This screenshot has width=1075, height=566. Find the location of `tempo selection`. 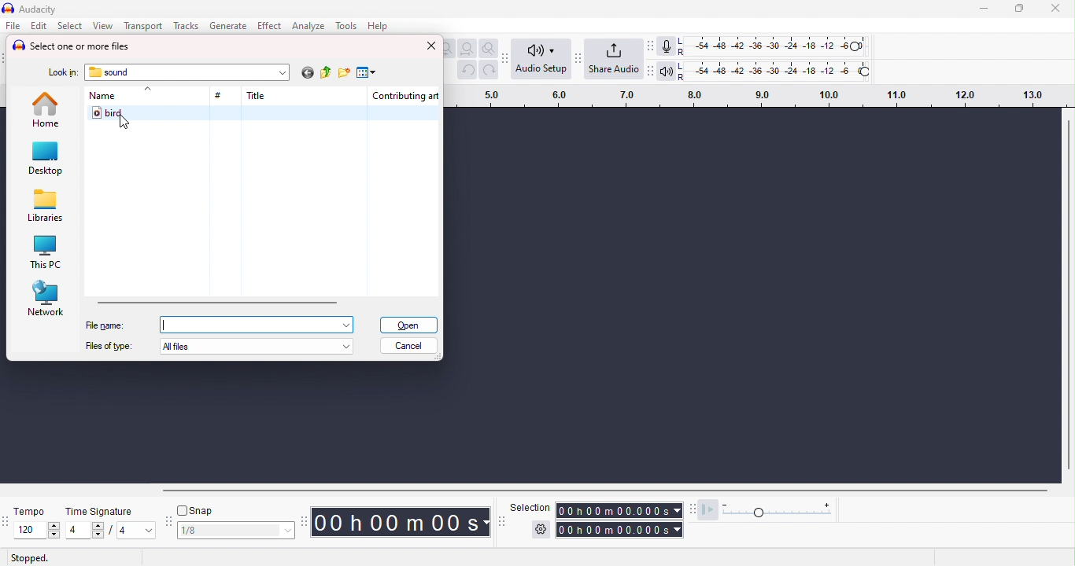

tempo selection is located at coordinates (31, 530).